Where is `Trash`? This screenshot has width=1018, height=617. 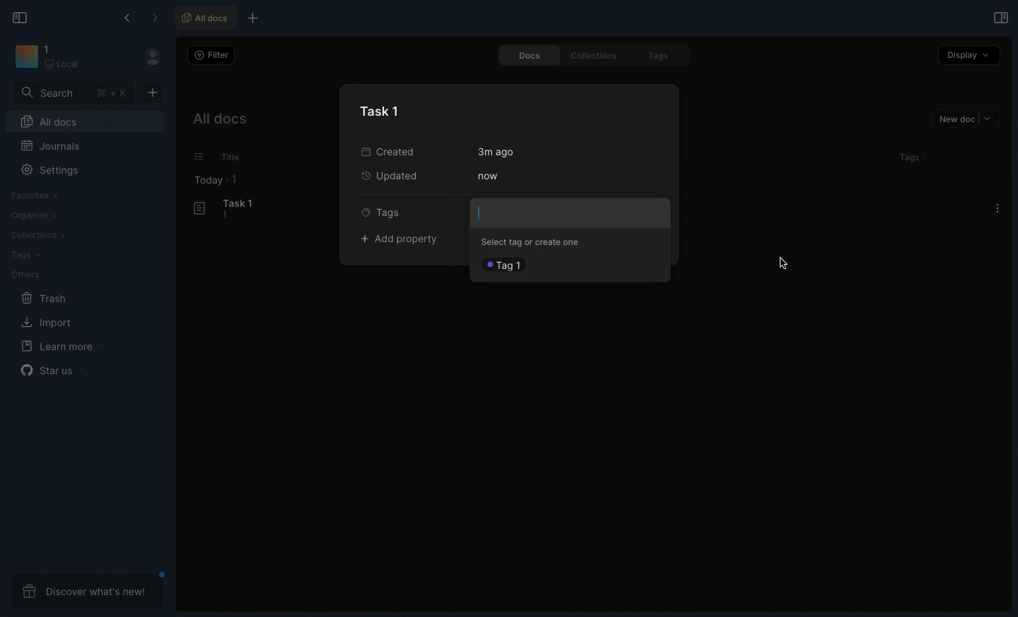
Trash is located at coordinates (45, 299).